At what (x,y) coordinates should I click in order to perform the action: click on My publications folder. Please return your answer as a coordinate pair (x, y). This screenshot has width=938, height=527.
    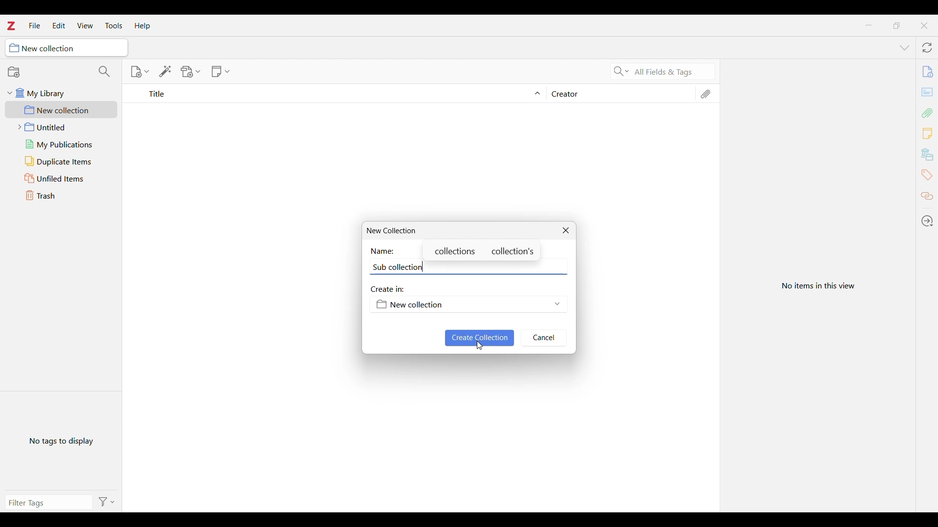
    Looking at the image, I should click on (63, 144).